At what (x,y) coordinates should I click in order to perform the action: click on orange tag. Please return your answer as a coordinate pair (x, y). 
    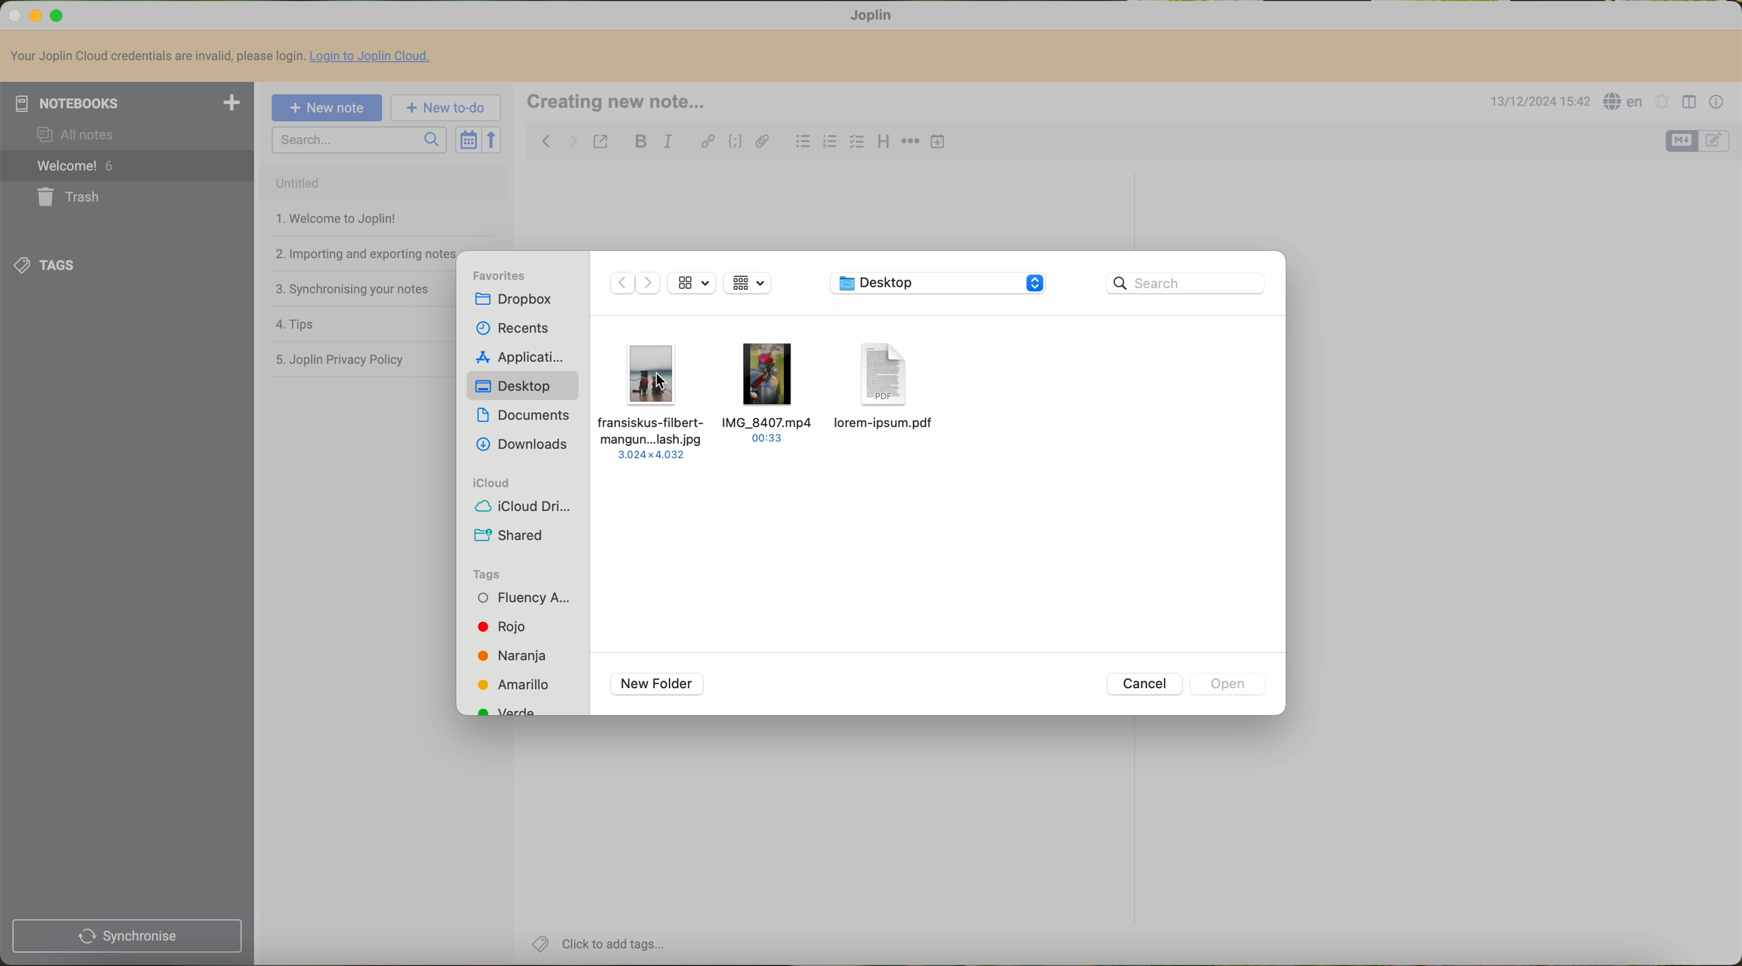
    Looking at the image, I should click on (517, 658).